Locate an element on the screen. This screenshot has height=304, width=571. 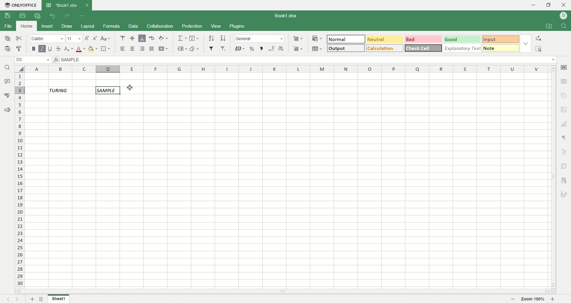
paste is located at coordinates (6, 49).